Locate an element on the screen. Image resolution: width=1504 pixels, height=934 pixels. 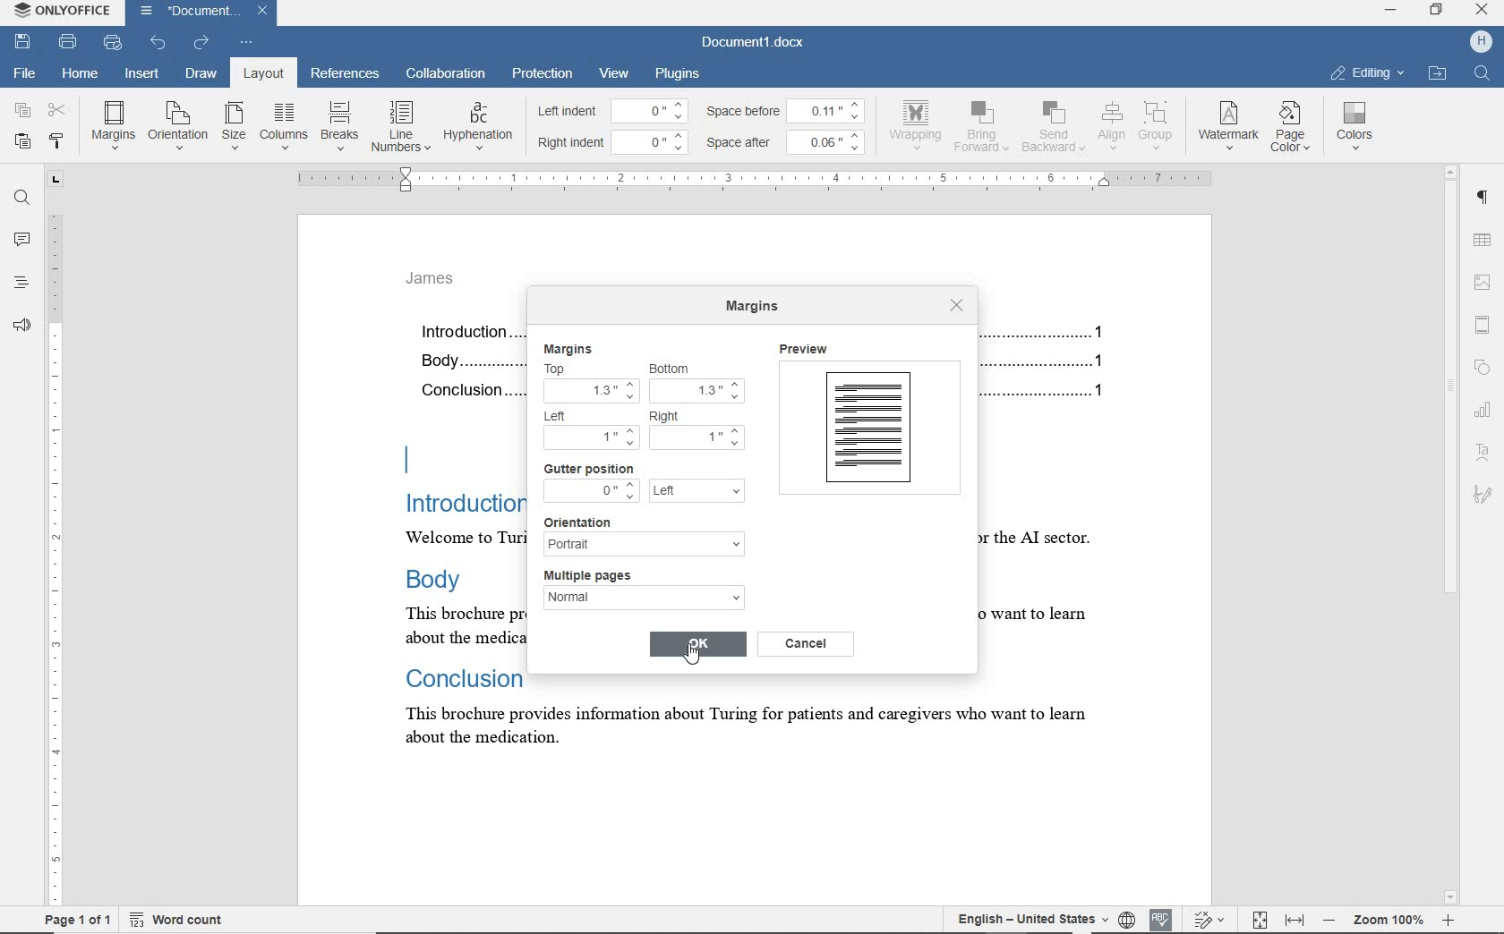
undo is located at coordinates (157, 43).